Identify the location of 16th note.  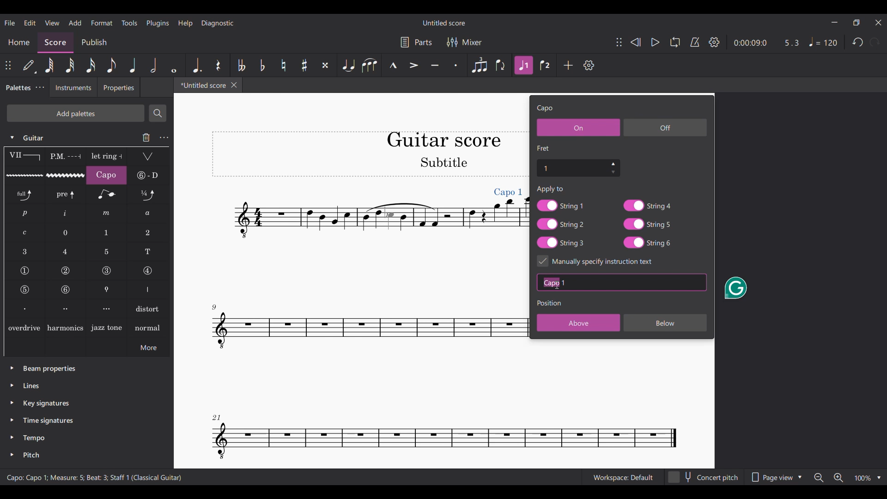
(91, 65).